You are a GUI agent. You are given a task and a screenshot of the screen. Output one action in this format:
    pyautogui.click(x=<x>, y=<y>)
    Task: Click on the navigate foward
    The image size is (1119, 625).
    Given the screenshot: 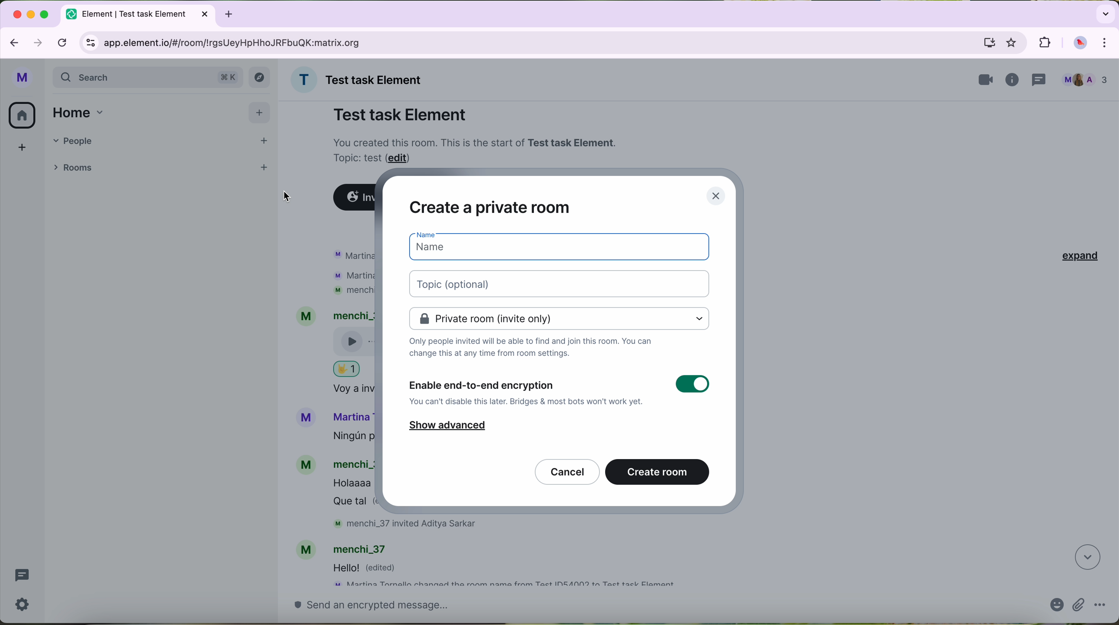 What is the action you would take?
    pyautogui.click(x=38, y=42)
    